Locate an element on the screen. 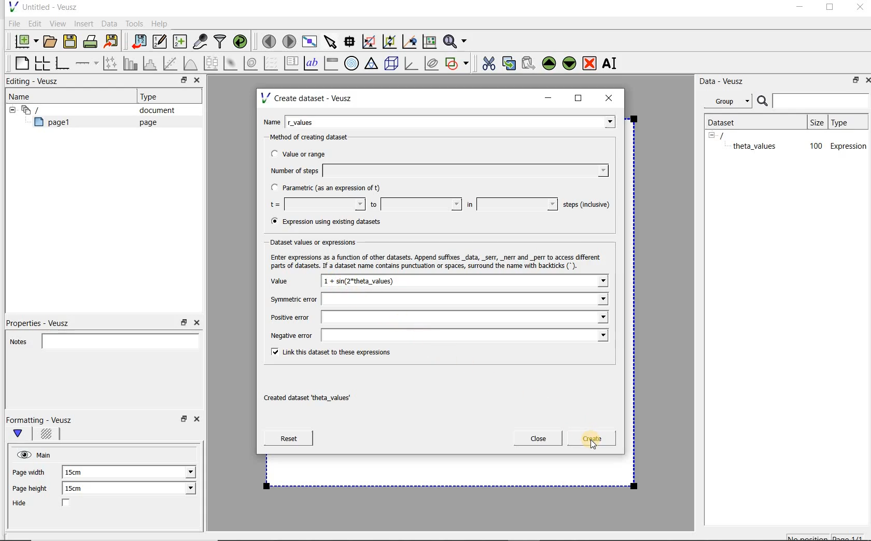  new document is located at coordinates (24, 40).